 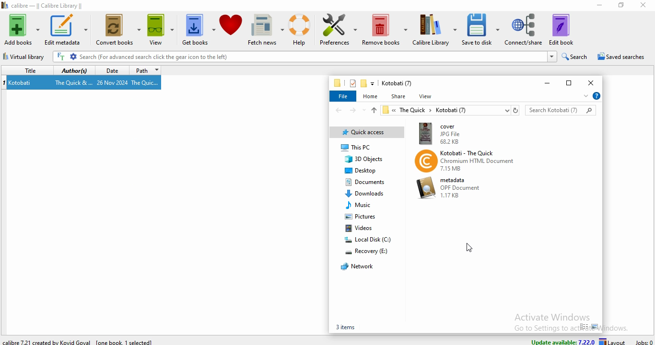 What do you see at coordinates (361, 229) in the screenshot?
I see `videos` at bounding box center [361, 229].